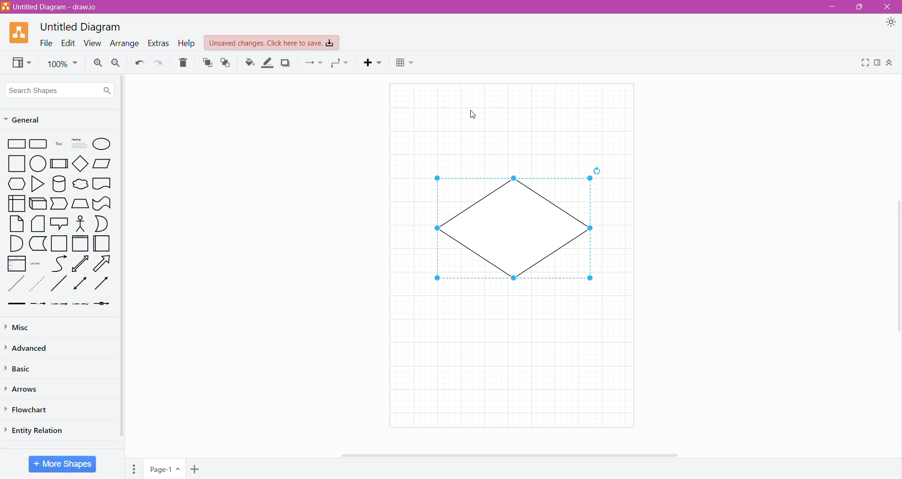 Image resolution: width=902 pixels, height=479 pixels. Describe the element at coordinates (184, 63) in the screenshot. I see `Delete` at that location.